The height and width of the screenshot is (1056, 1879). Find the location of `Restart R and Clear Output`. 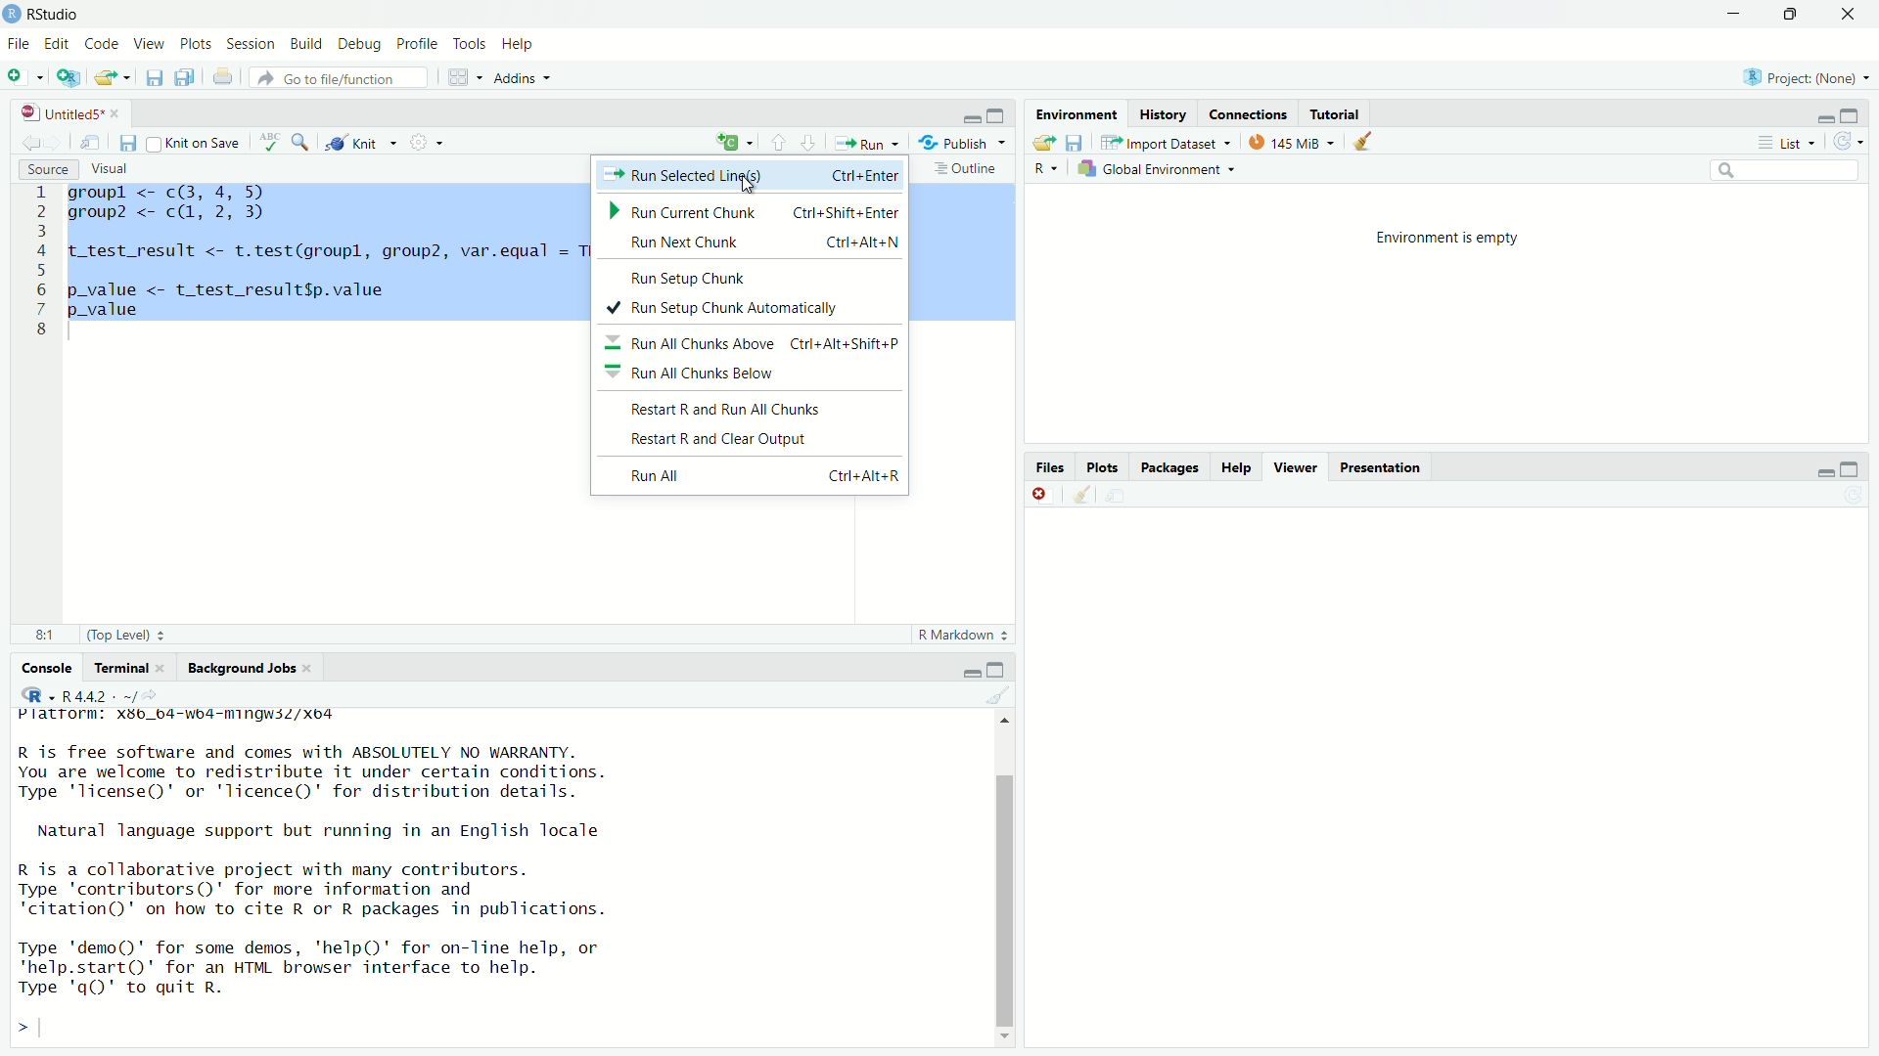

Restart R and Clear Output is located at coordinates (721, 440).